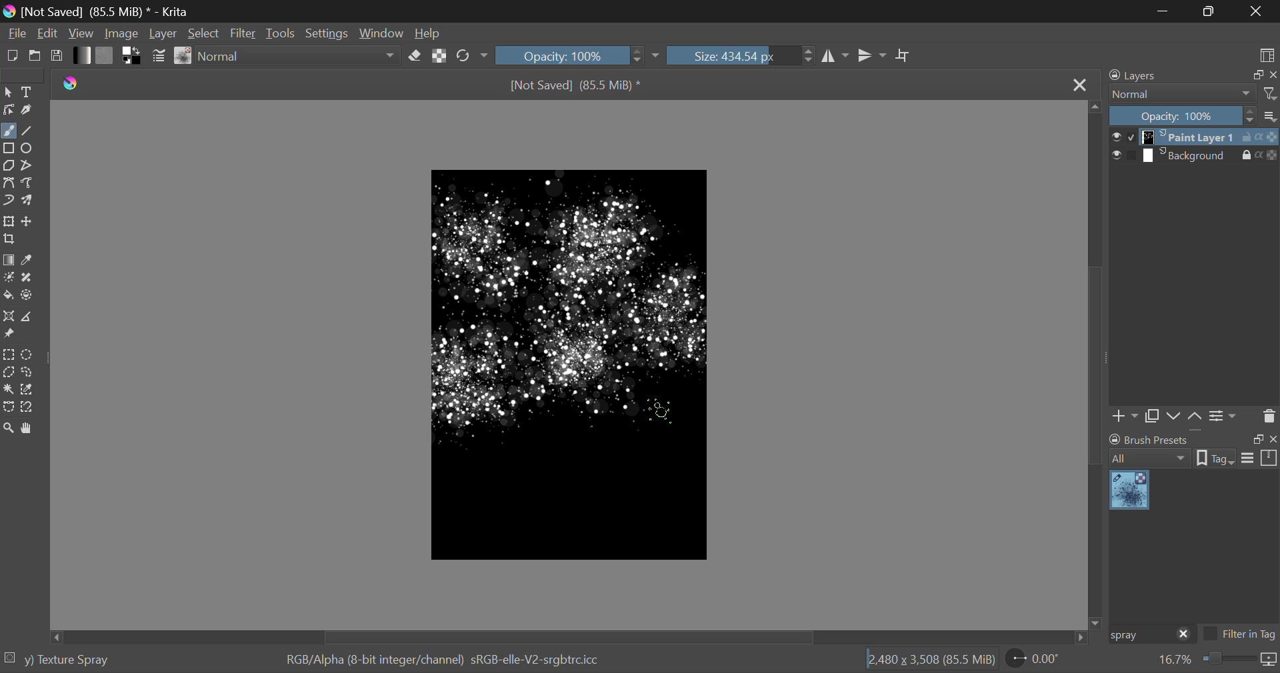  What do you see at coordinates (440, 55) in the screenshot?
I see `Lock Alpha` at bounding box center [440, 55].